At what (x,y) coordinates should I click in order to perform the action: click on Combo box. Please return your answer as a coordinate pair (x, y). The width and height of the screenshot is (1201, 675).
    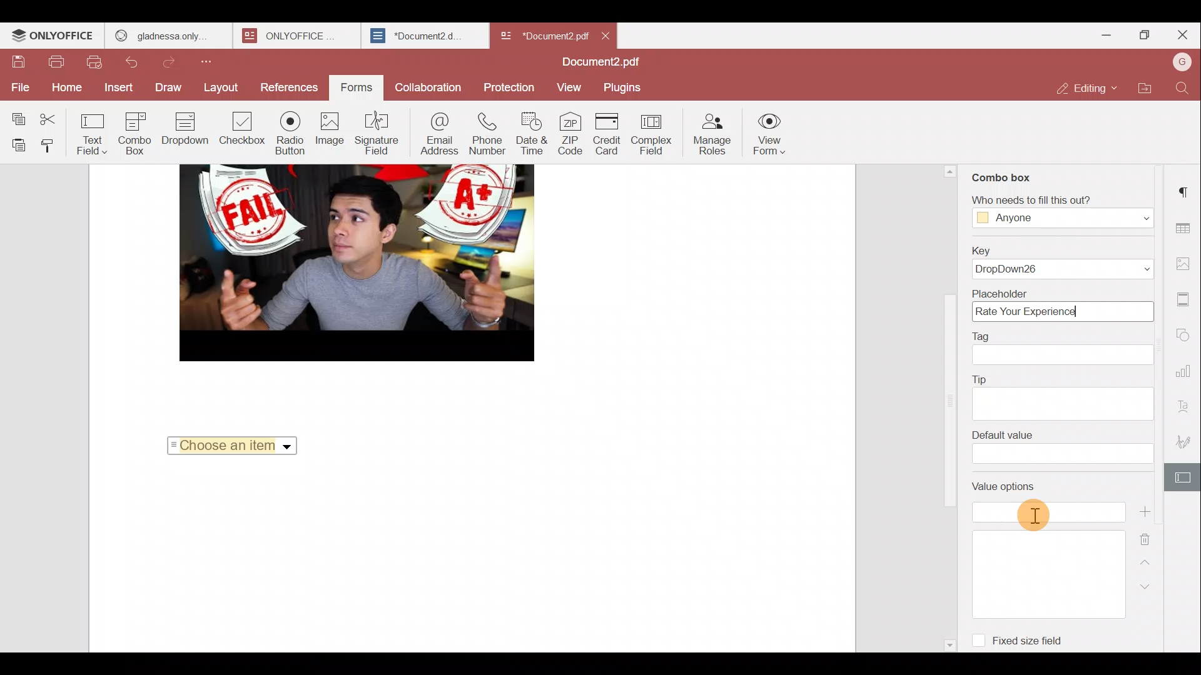
    Looking at the image, I should click on (1003, 175).